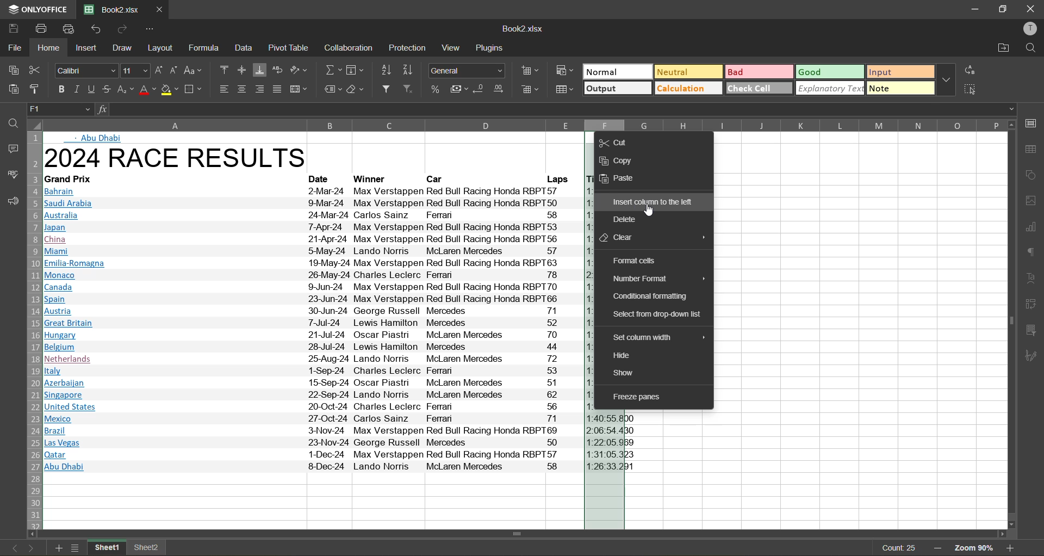  I want to click on align right, so click(261, 89).